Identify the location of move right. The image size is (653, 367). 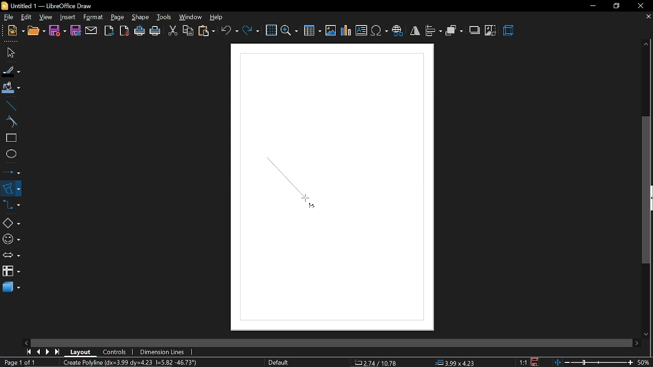
(635, 342).